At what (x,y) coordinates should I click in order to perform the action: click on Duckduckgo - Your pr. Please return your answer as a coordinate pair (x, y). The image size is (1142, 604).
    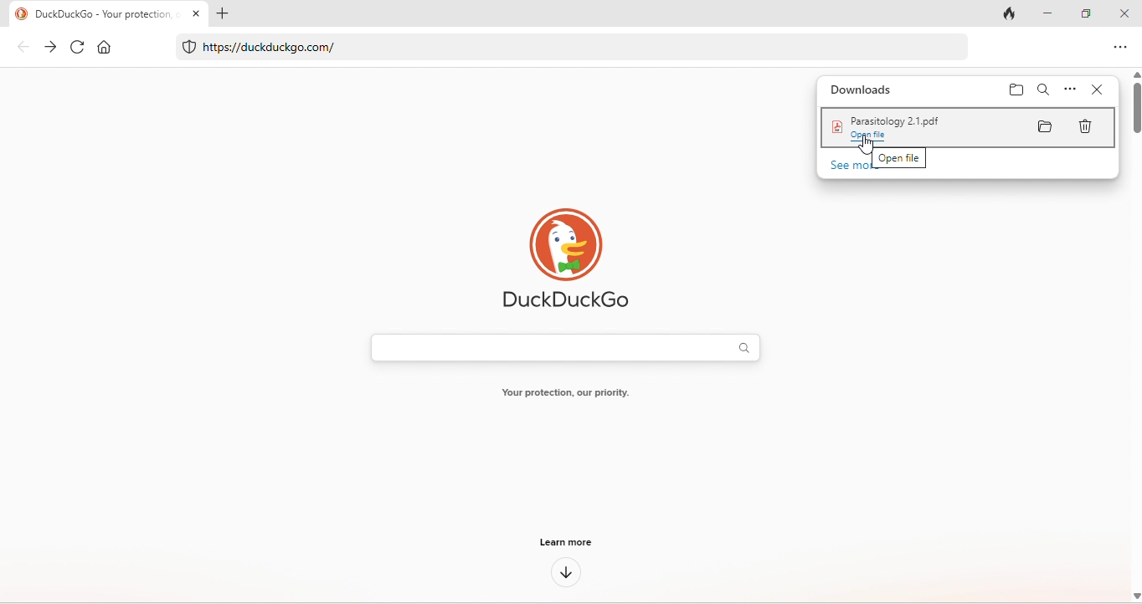
    Looking at the image, I should click on (105, 13).